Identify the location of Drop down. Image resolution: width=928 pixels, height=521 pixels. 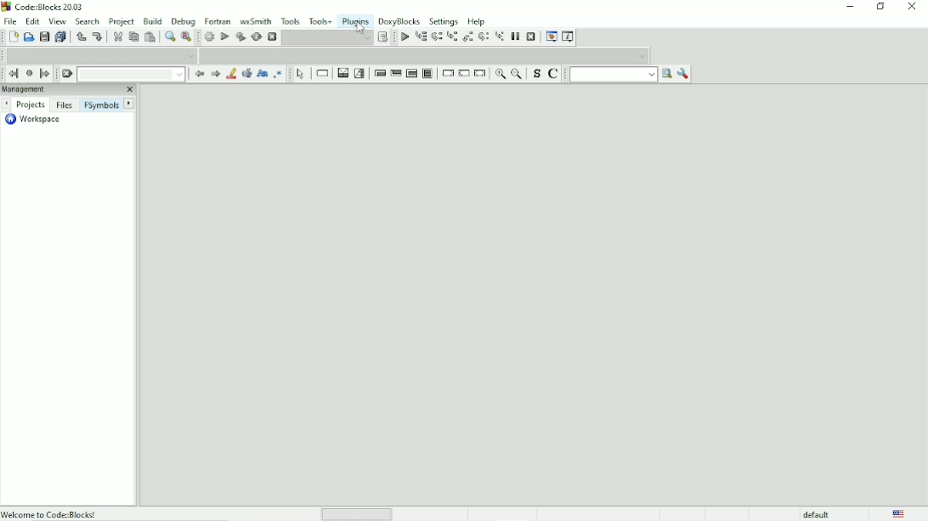
(327, 37).